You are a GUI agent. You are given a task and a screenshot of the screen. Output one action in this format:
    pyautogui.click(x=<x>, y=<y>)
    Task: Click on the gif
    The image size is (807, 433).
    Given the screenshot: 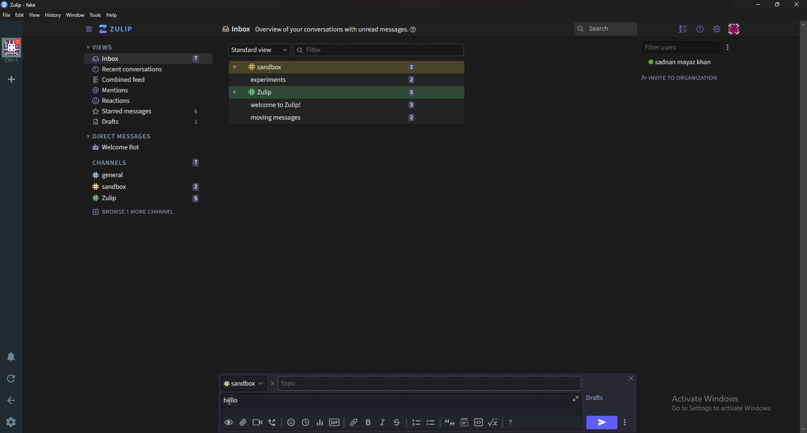 What is the action you would take?
    pyautogui.click(x=334, y=423)
    